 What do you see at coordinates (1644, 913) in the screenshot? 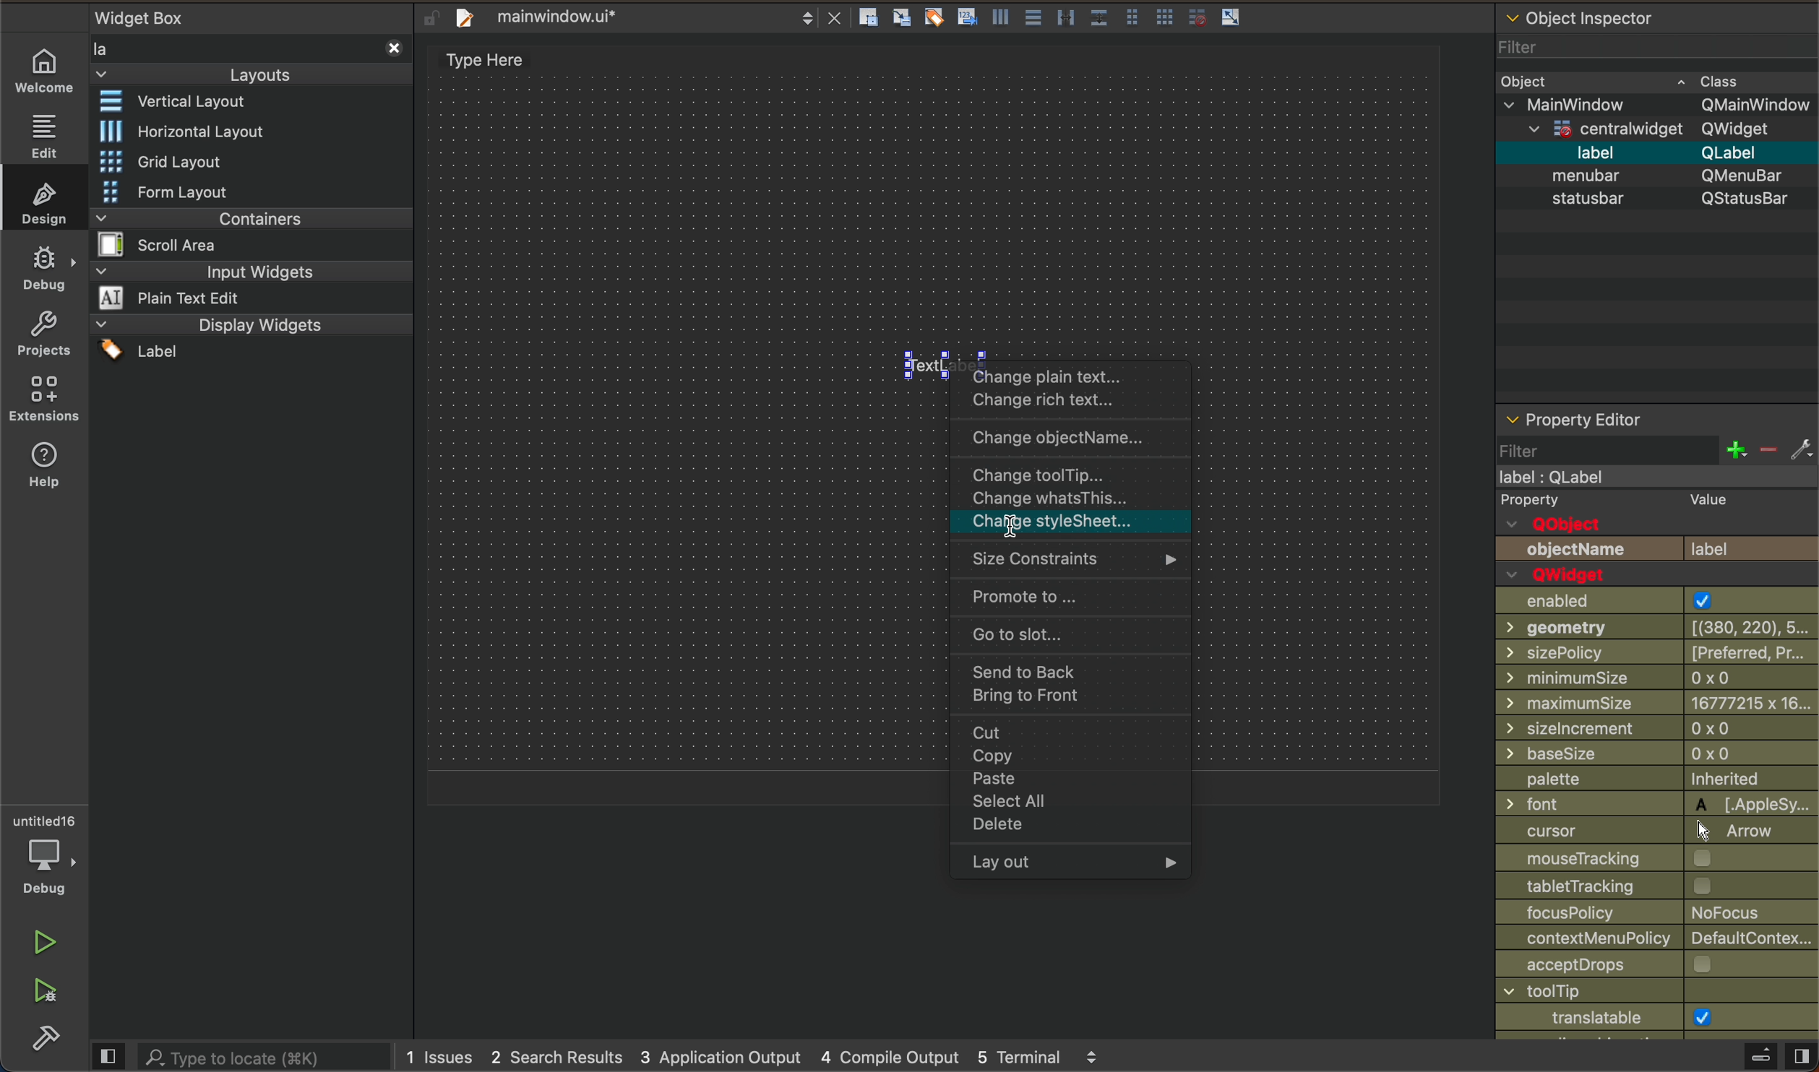
I see `focus` at bounding box center [1644, 913].